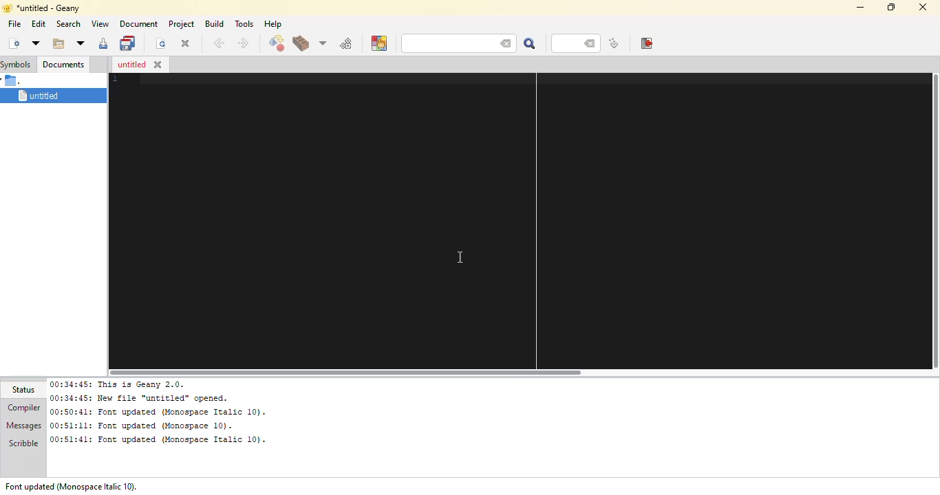 The height and width of the screenshot is (495, 940). Describe the element at coordinates (67, 23) in the screenshot. I see `search` at that location.